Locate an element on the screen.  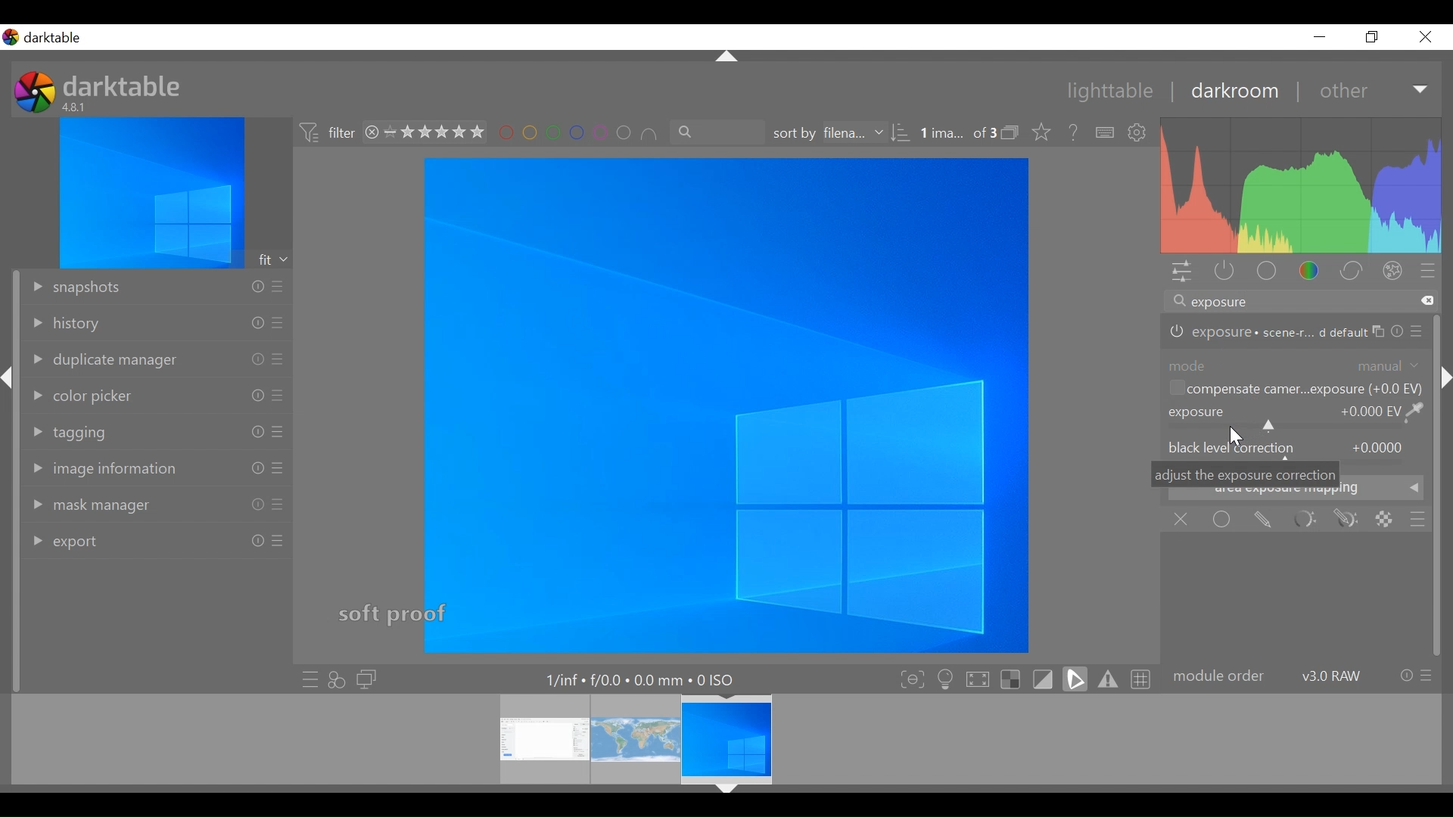
duplicate manager is located at coordinates (101, 361).